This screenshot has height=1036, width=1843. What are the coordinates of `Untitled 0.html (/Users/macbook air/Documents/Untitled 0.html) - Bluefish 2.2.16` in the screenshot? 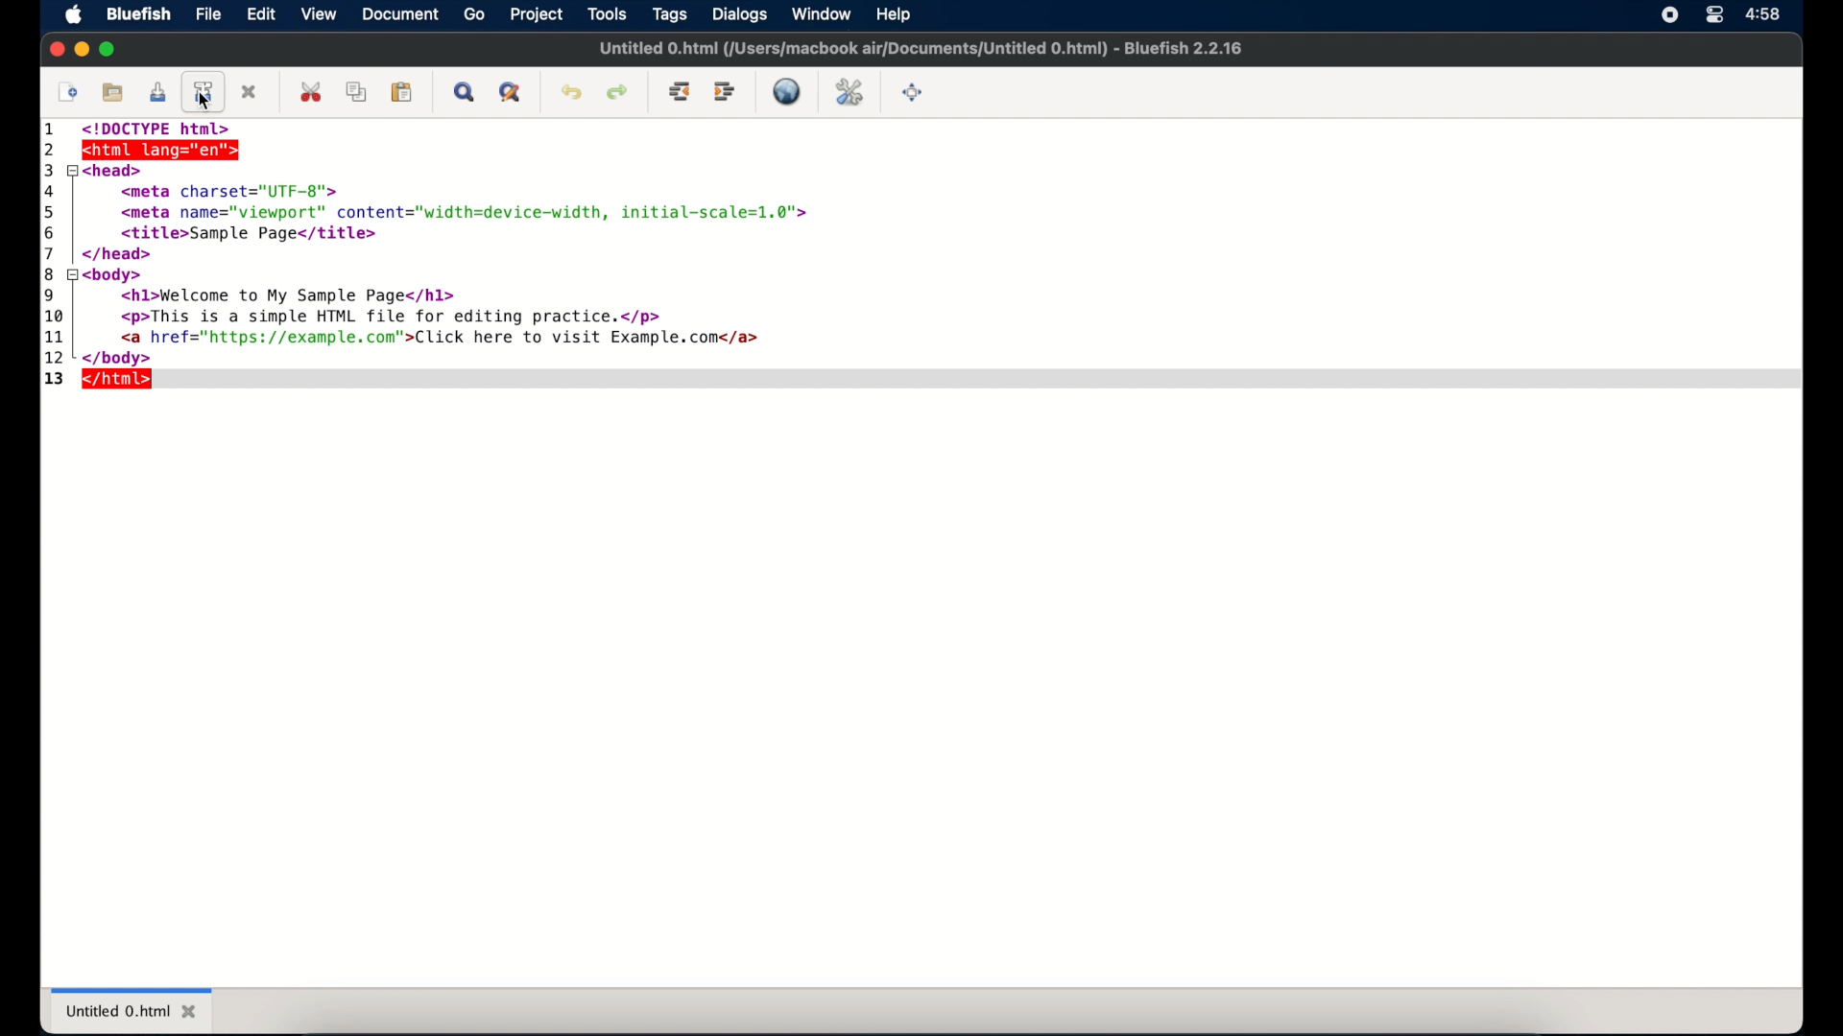 It's located at (920, 48).